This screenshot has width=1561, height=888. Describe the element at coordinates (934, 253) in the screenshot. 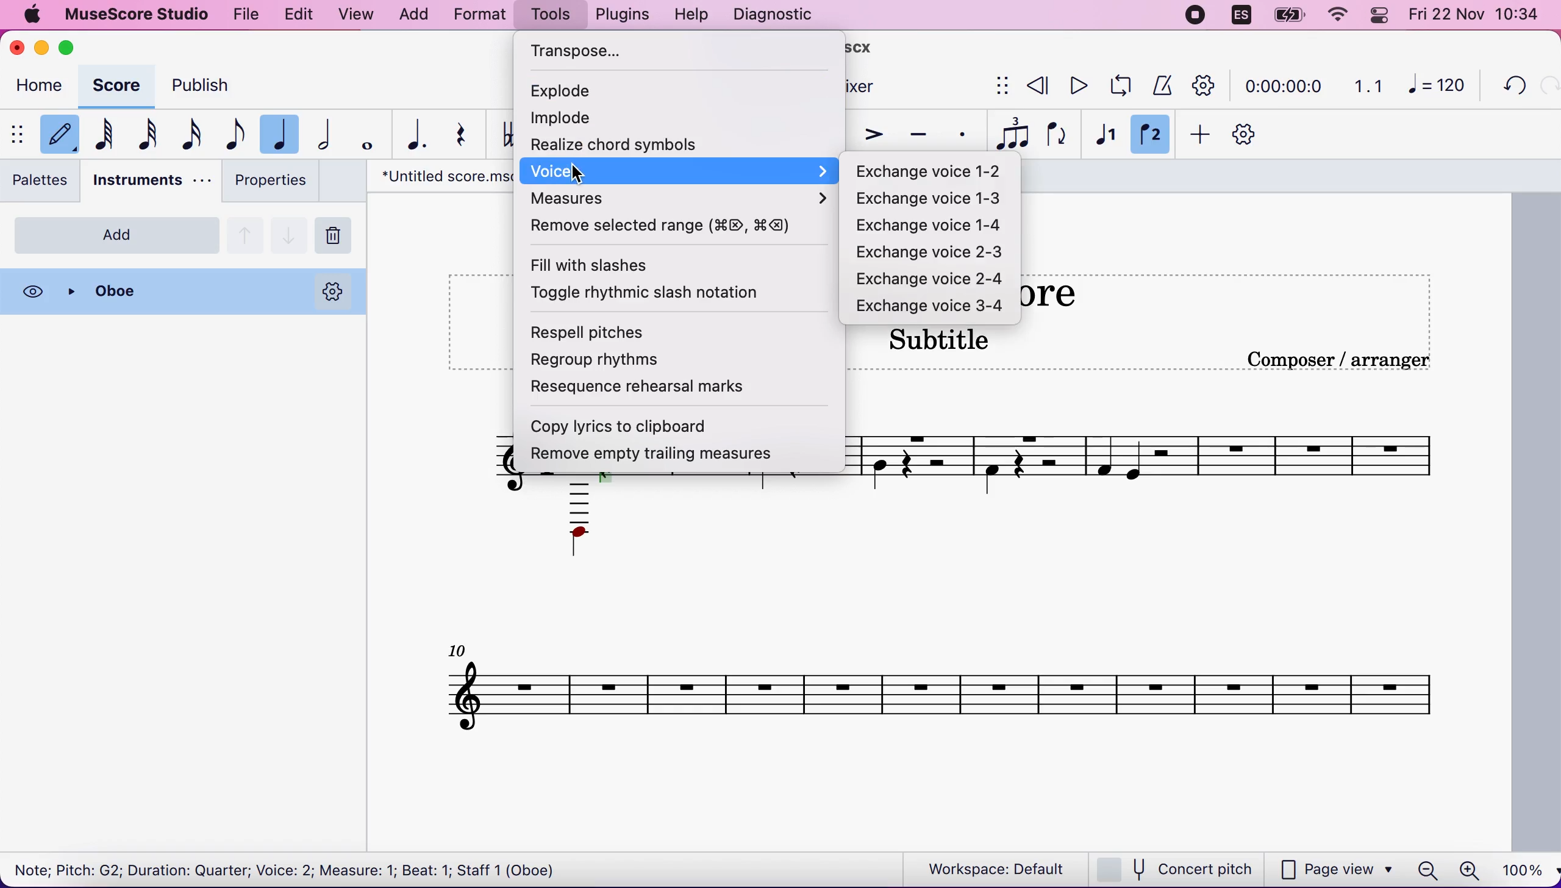

I see `exchange voice 2-3` at that location.